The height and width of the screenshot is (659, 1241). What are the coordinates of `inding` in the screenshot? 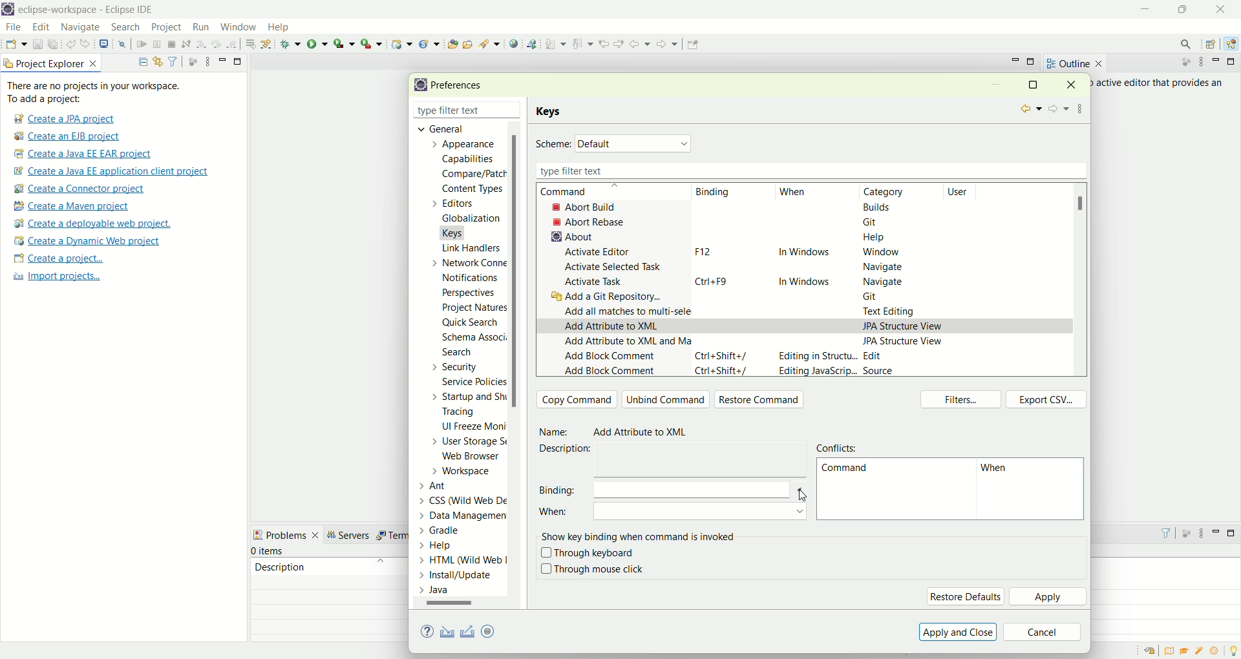 It's located at (714, 193).